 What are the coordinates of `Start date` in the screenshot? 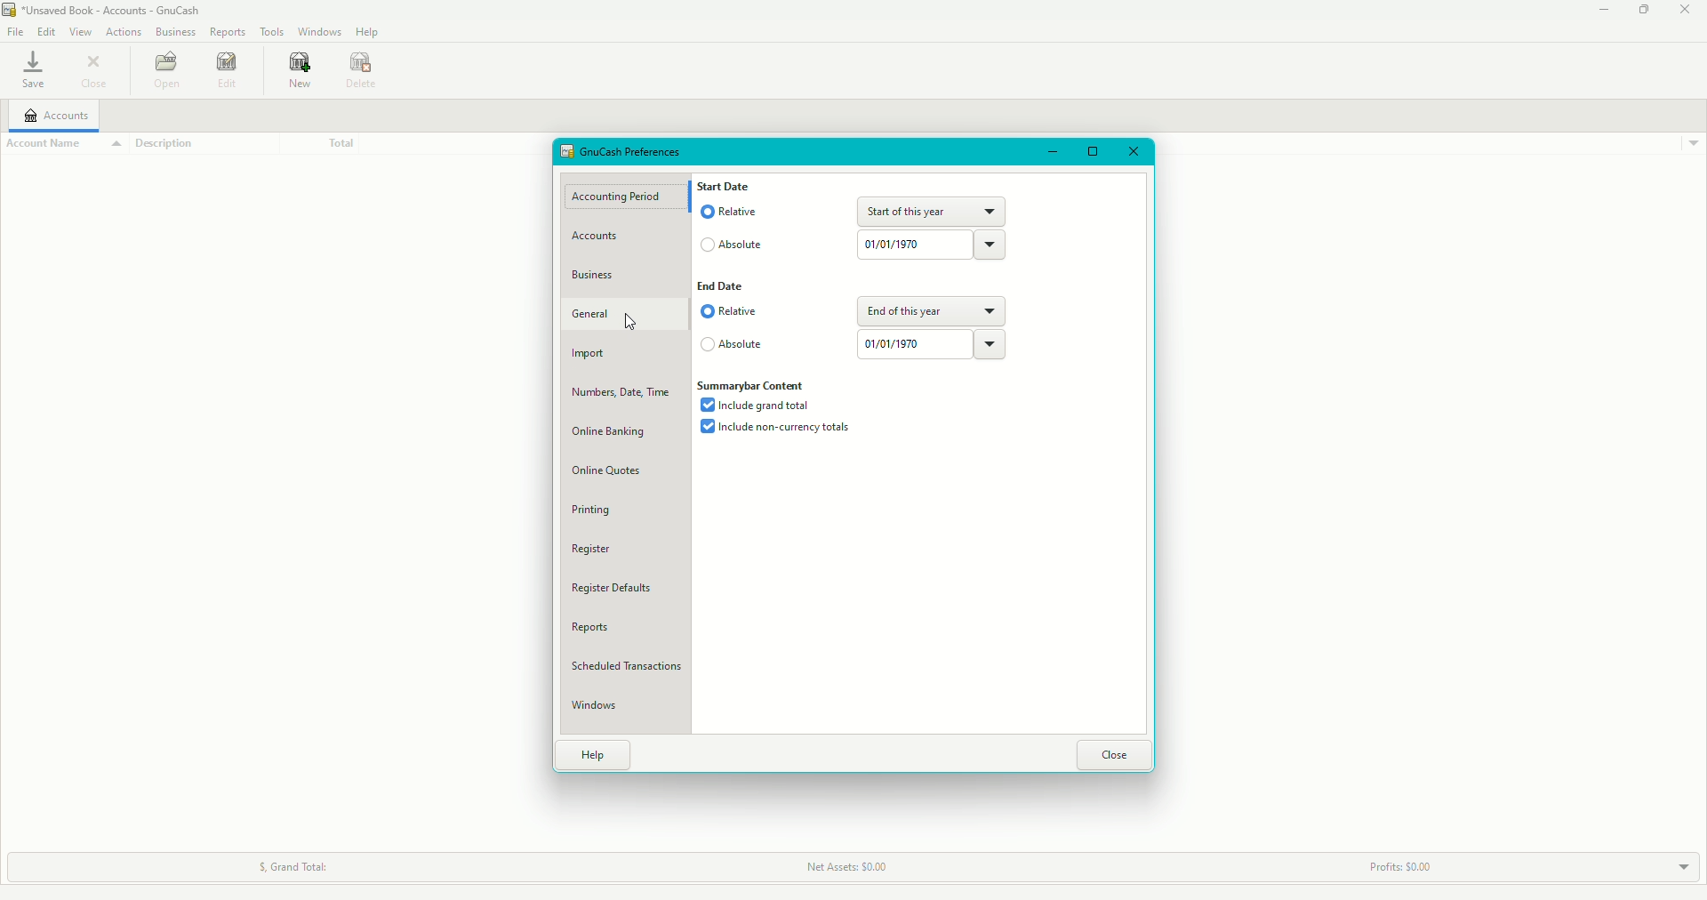 It's located at (733, 185).